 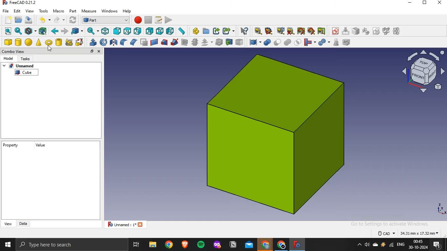 I want to click on isometric view, so click(x=105, y=31).